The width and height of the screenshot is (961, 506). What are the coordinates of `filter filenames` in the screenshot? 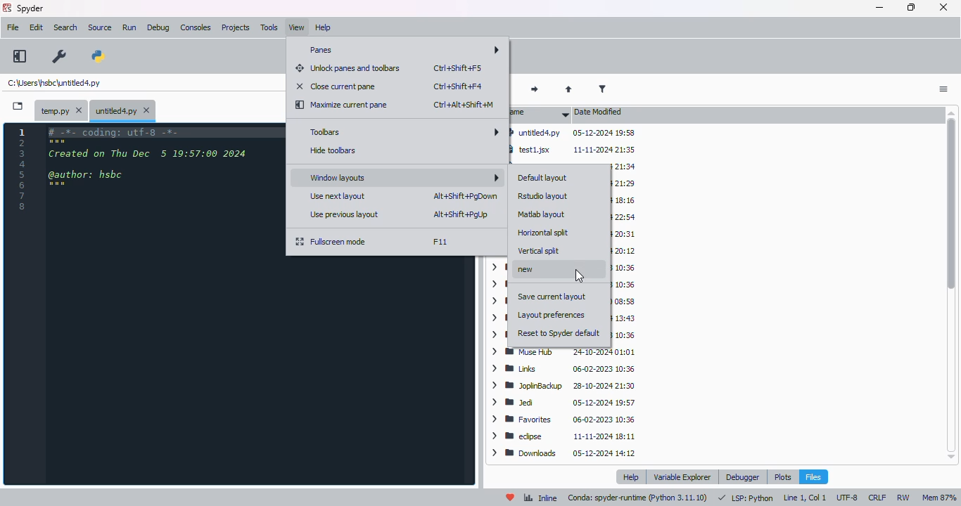 It's located at (602, 89).